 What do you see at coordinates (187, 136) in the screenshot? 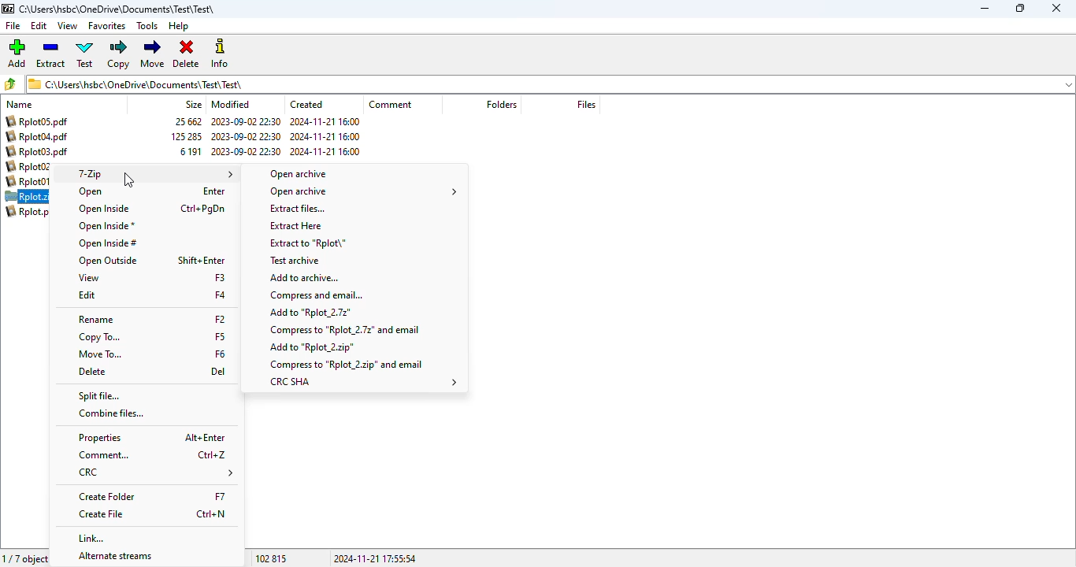
I see `125 285` at bounding box center [187, 136].